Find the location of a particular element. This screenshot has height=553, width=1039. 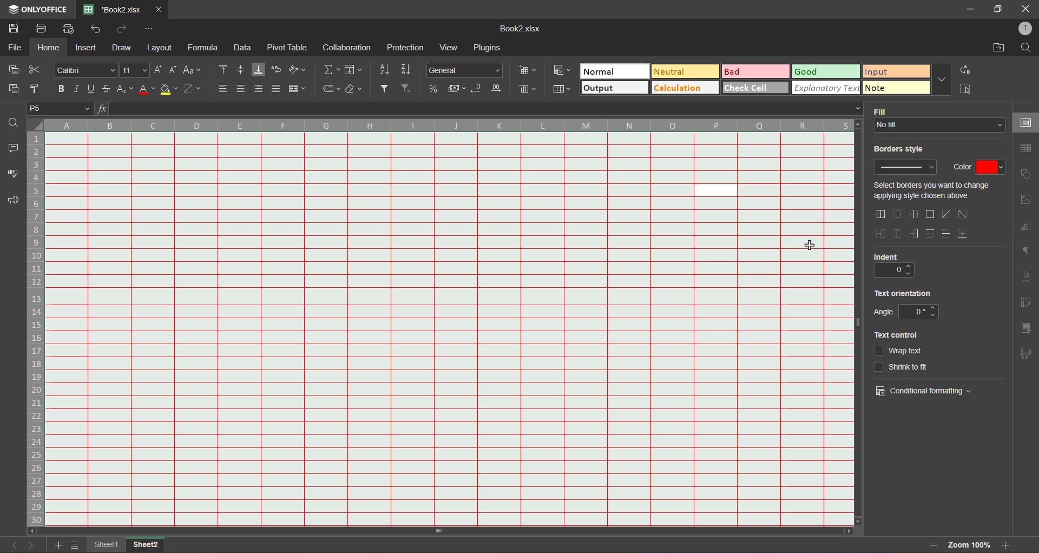

inner lines only is located at coordinates (913, 214).